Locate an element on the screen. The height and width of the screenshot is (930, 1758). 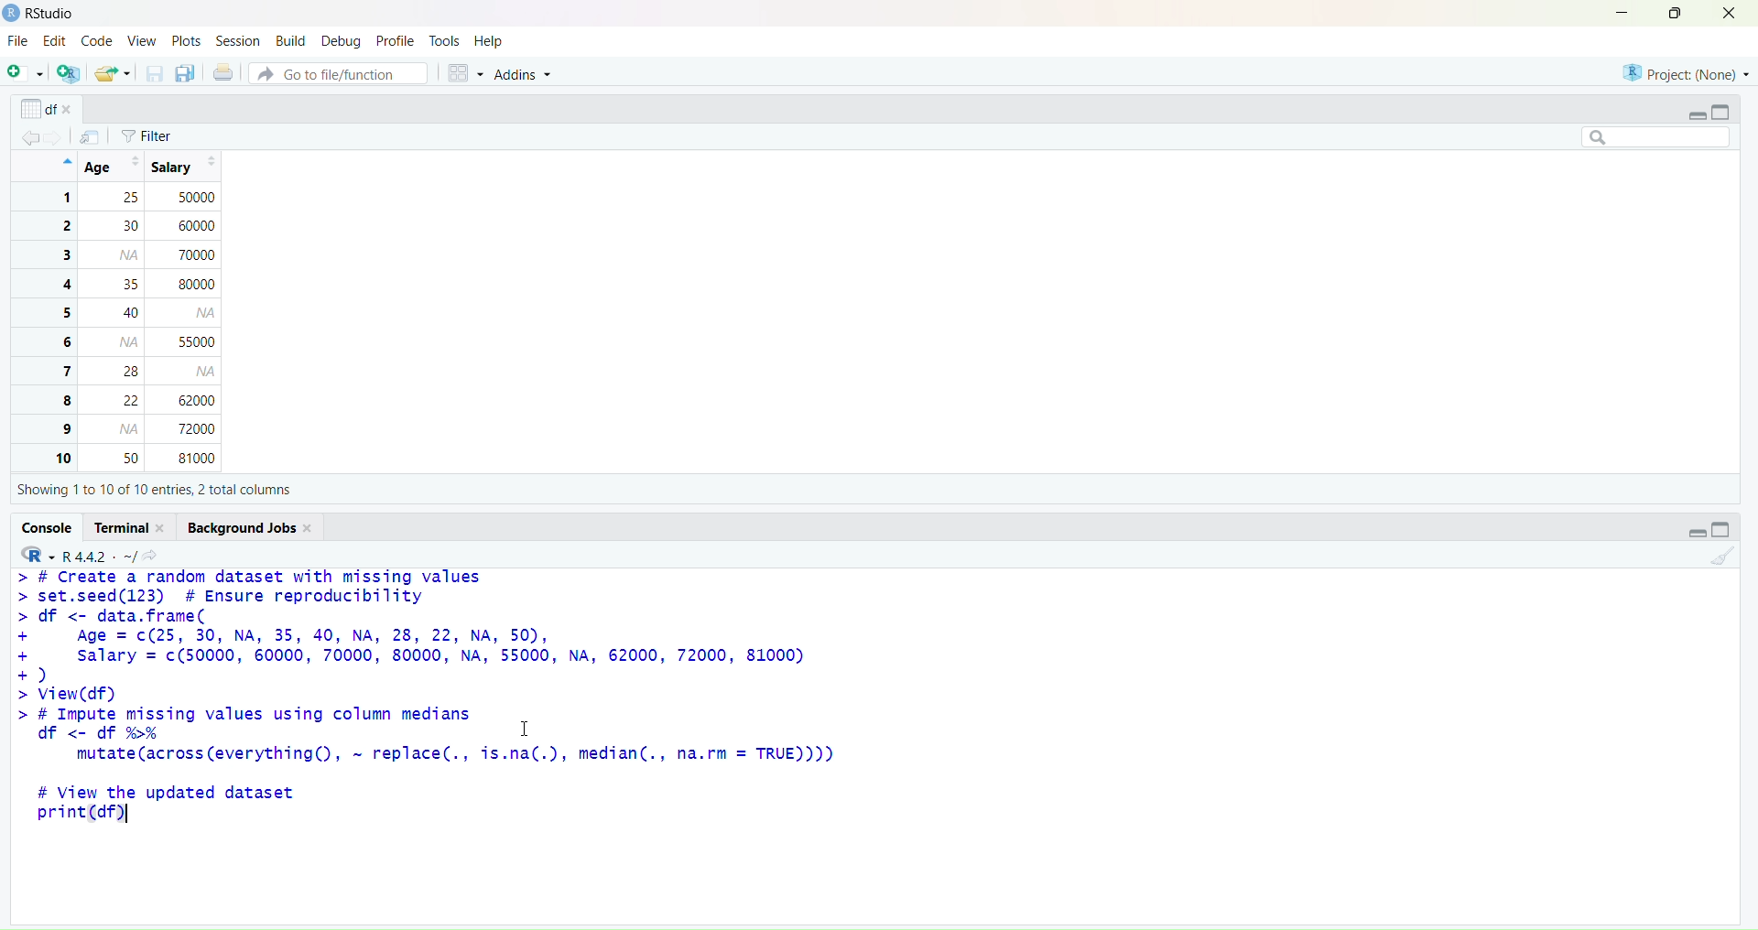
file is located at coordinates (18, 42).